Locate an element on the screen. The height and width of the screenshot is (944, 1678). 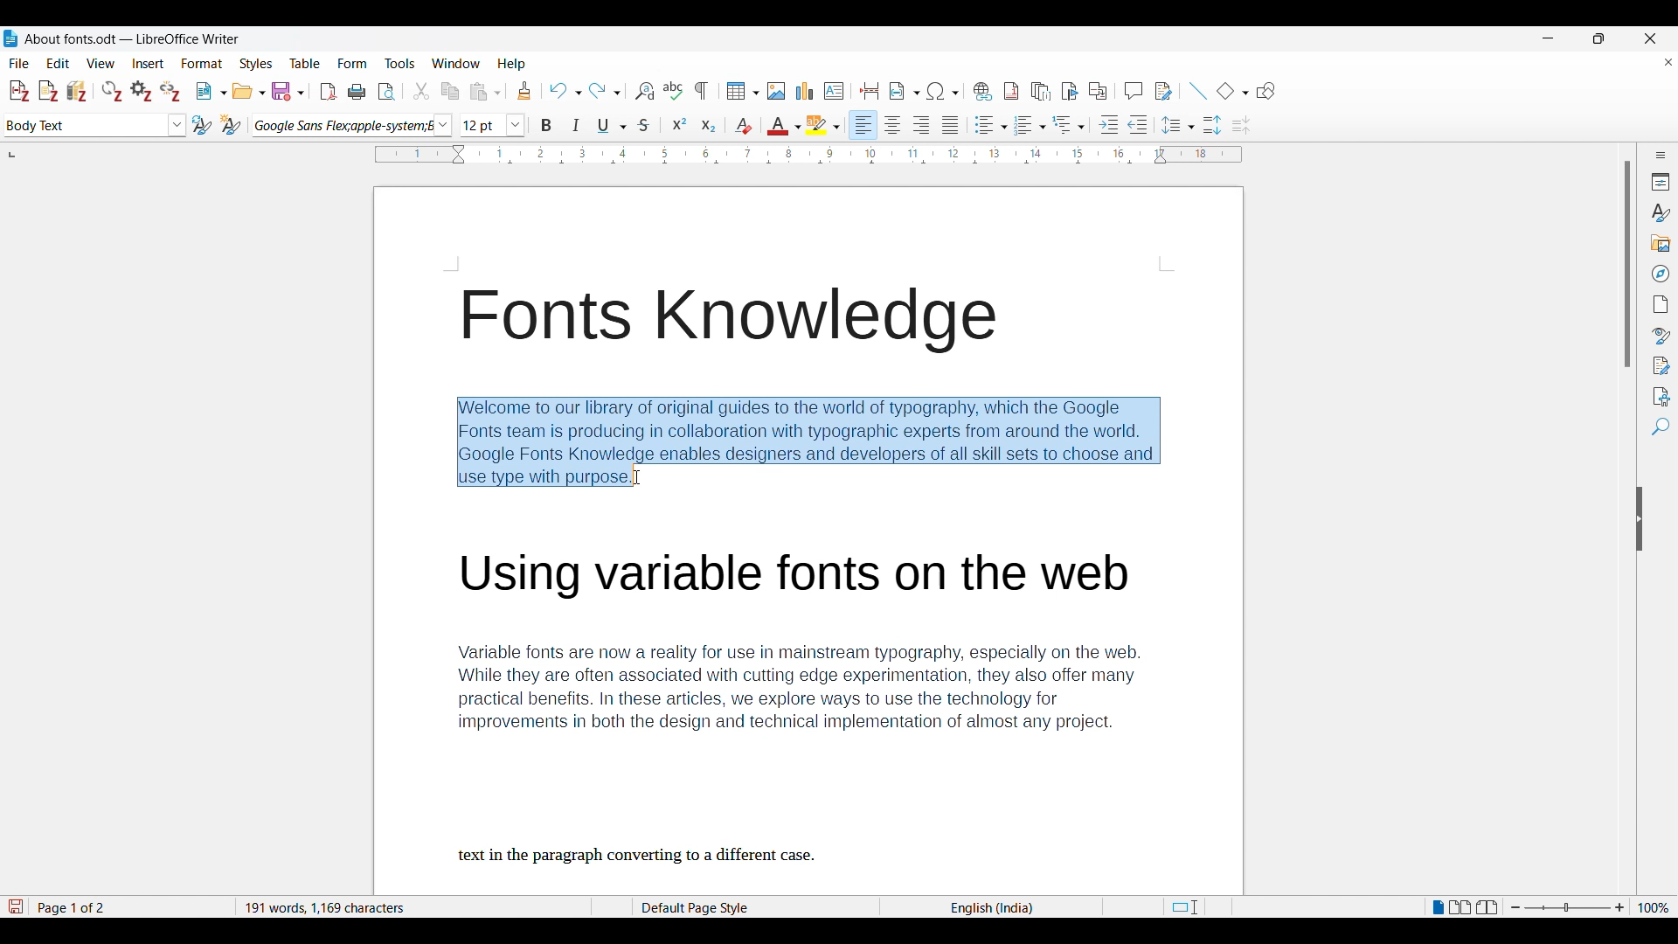
Insert footnote is located at coordinates (1011, 91).